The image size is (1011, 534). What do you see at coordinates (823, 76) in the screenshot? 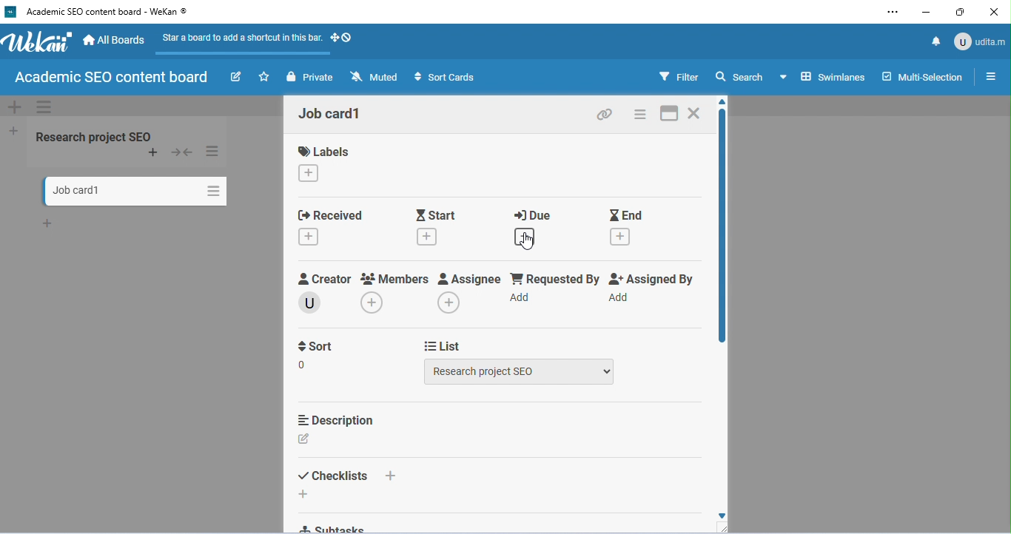
I see `board view` at bounding box center [823, 76].